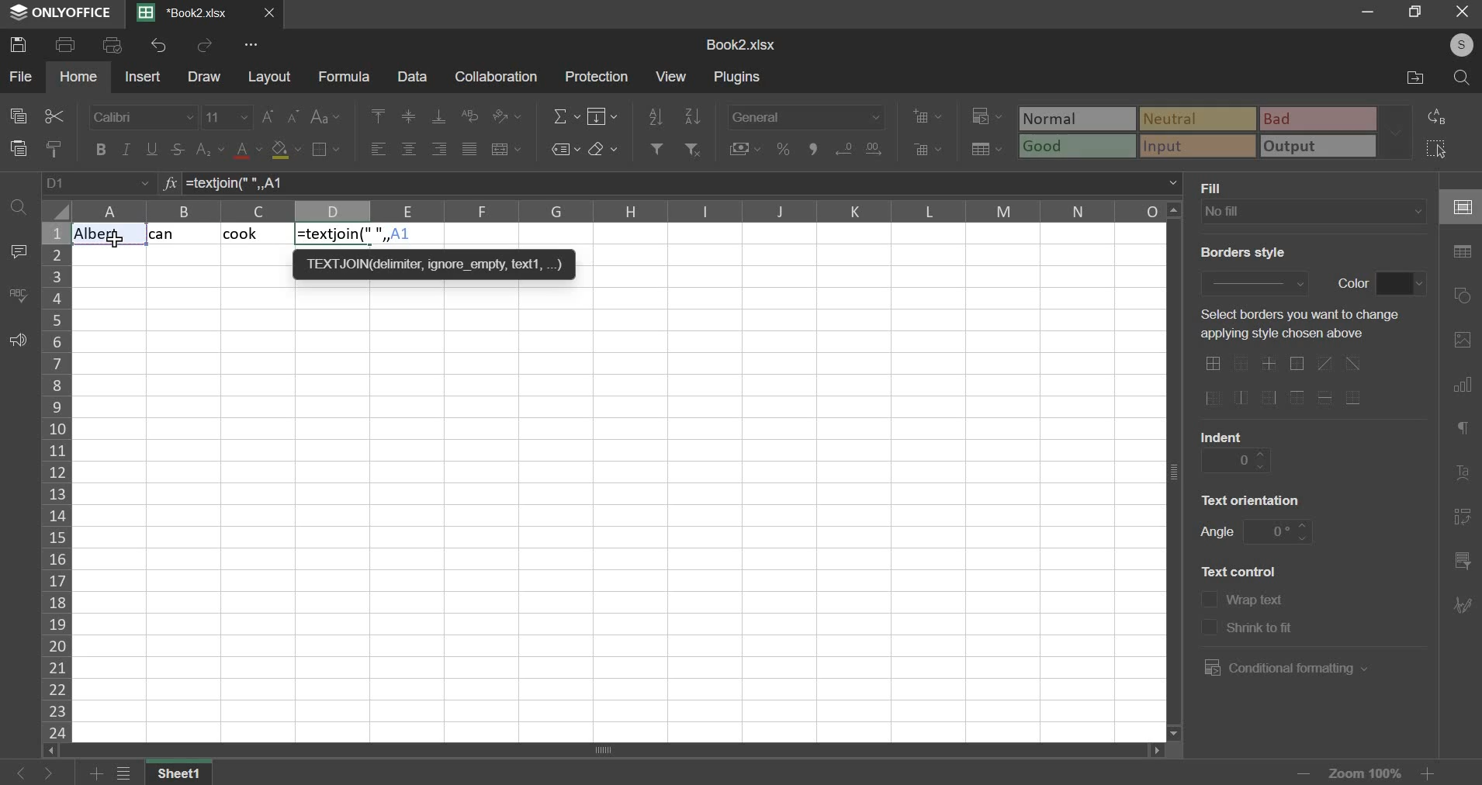 This screenshot has height=785, width=1482. What do you see at coordinates (739, 78) in the screenshot?
I see `plugins` at bounding box center [739, 78].